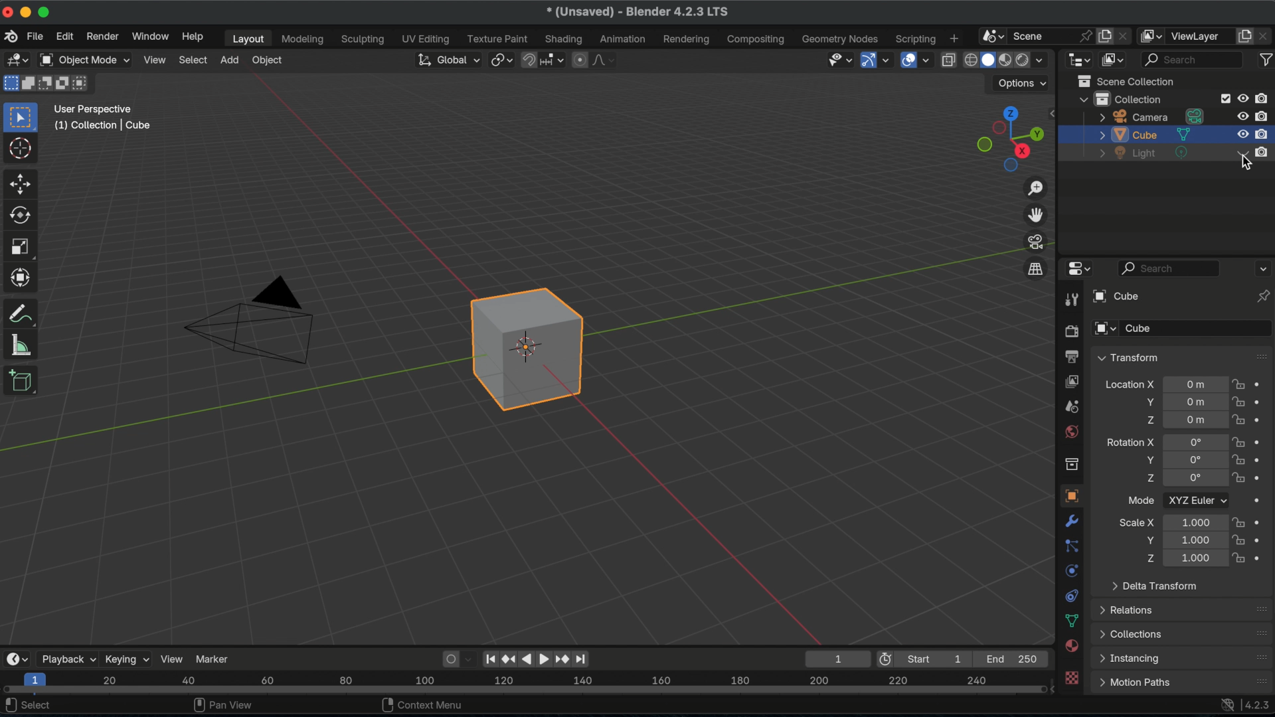 The height and width of the screenshot is (717, 1275). Describe the element at coordinates (991, 35) in the screenshot. I see `browse scene to be linked` at that location.